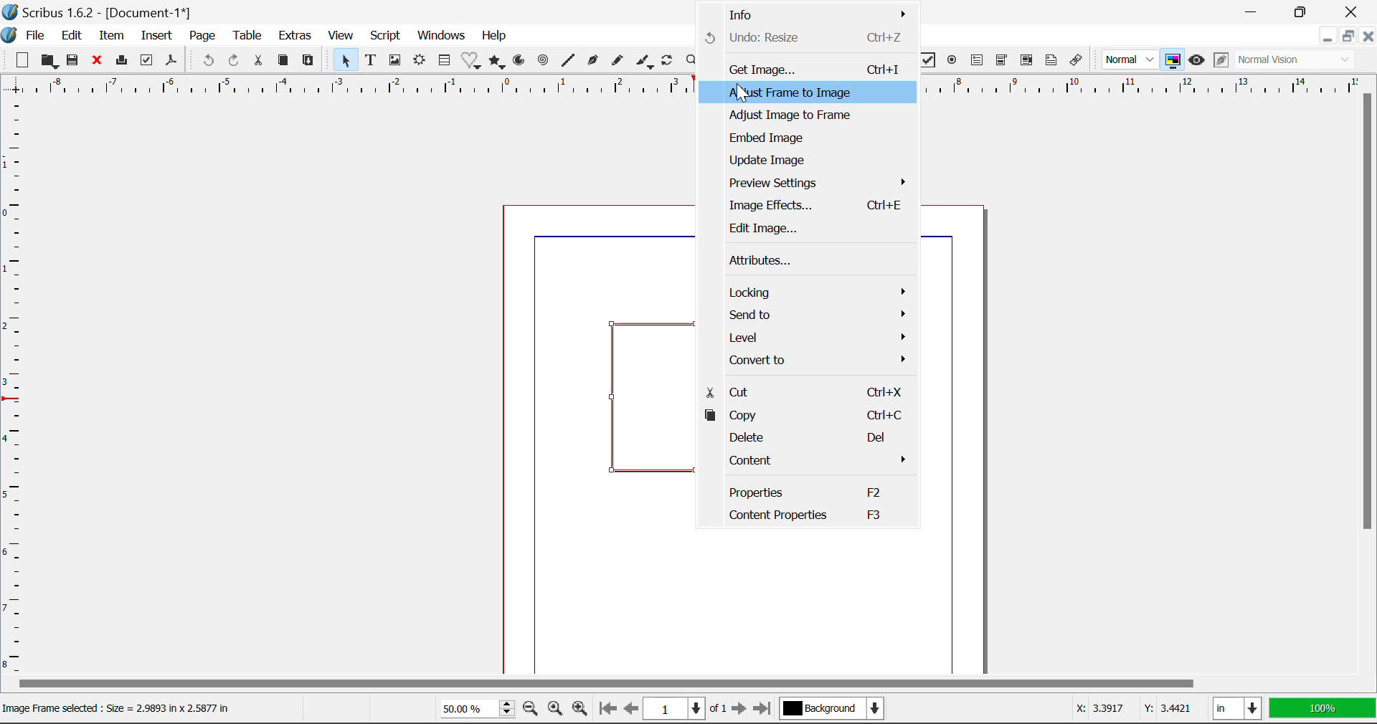  Describe the element at coordinates (521, 62) in the screenshot. I see `Arc` at that location.